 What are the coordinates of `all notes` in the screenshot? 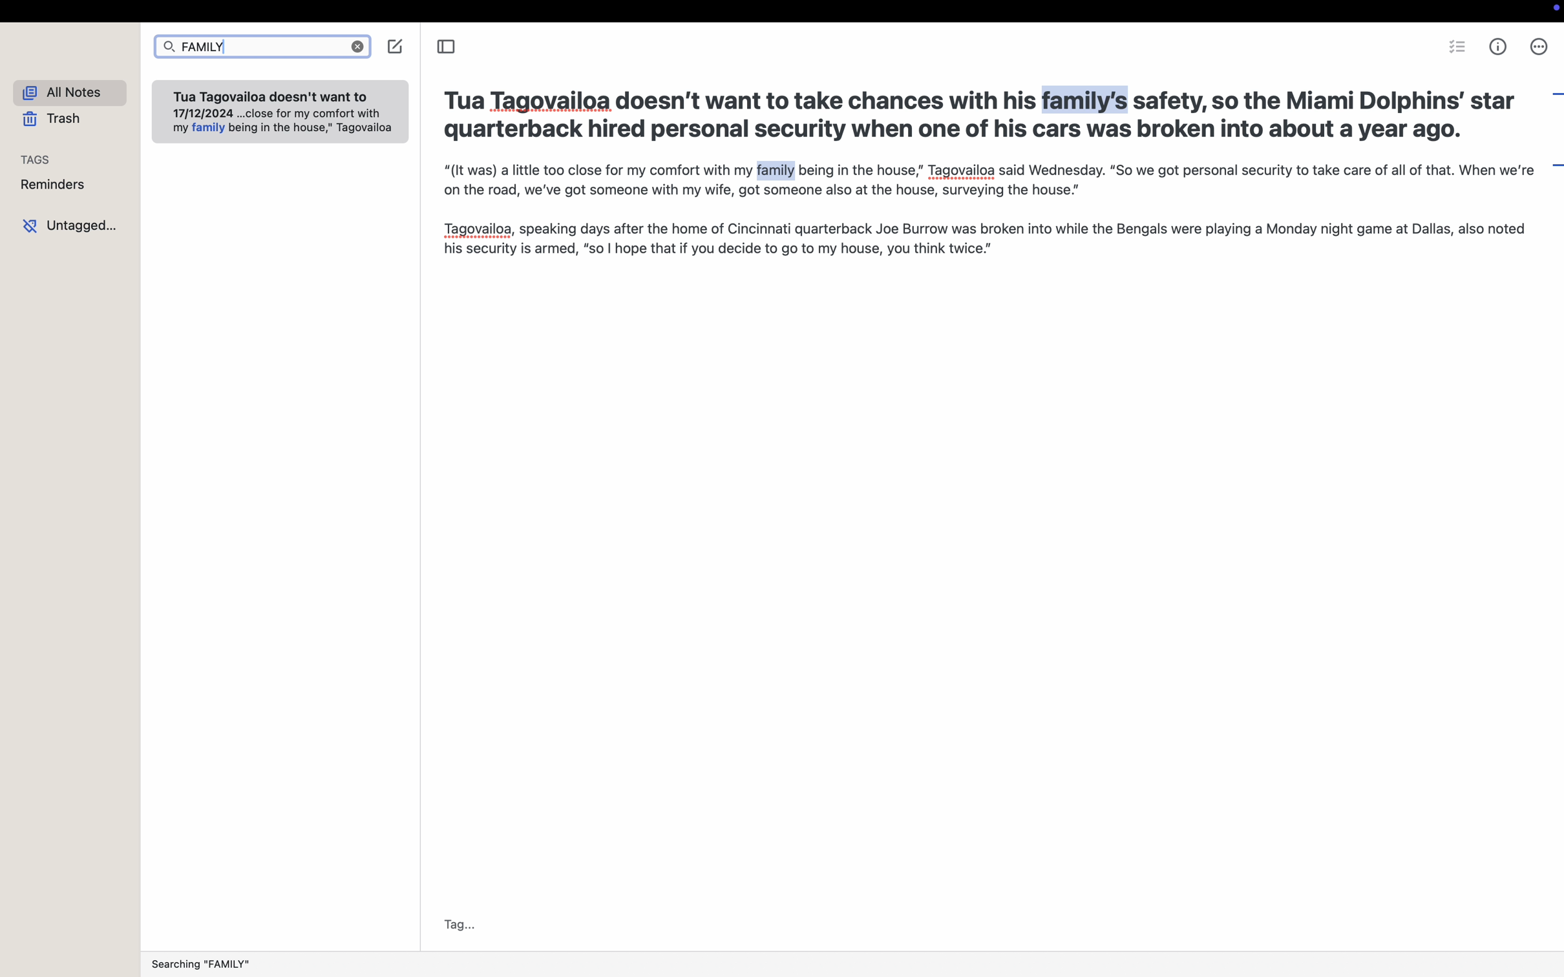 It's located at (69, 93).